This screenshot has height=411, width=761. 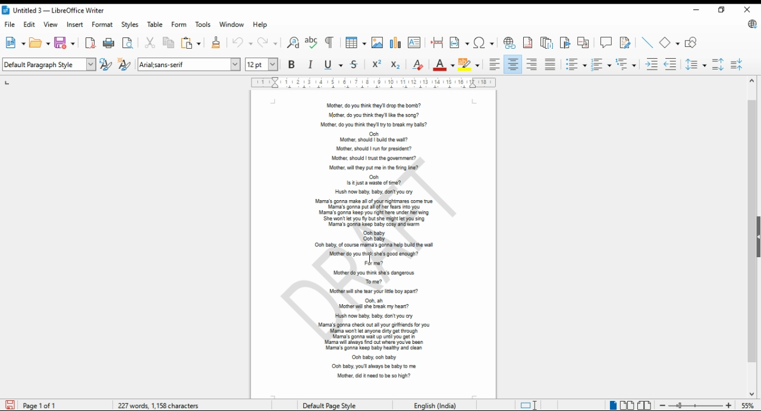 What do you see at coordinates (749, 11) in the screenshot?
I see `close window` at bounding box center [749, 11].